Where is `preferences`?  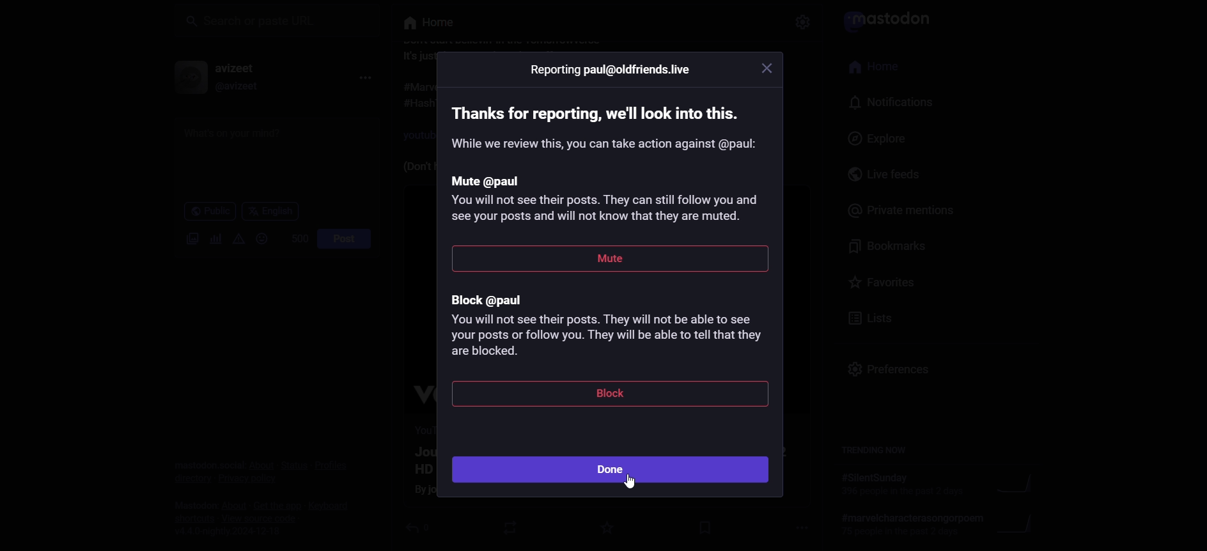 preferences is located at coordinates (894, 373).